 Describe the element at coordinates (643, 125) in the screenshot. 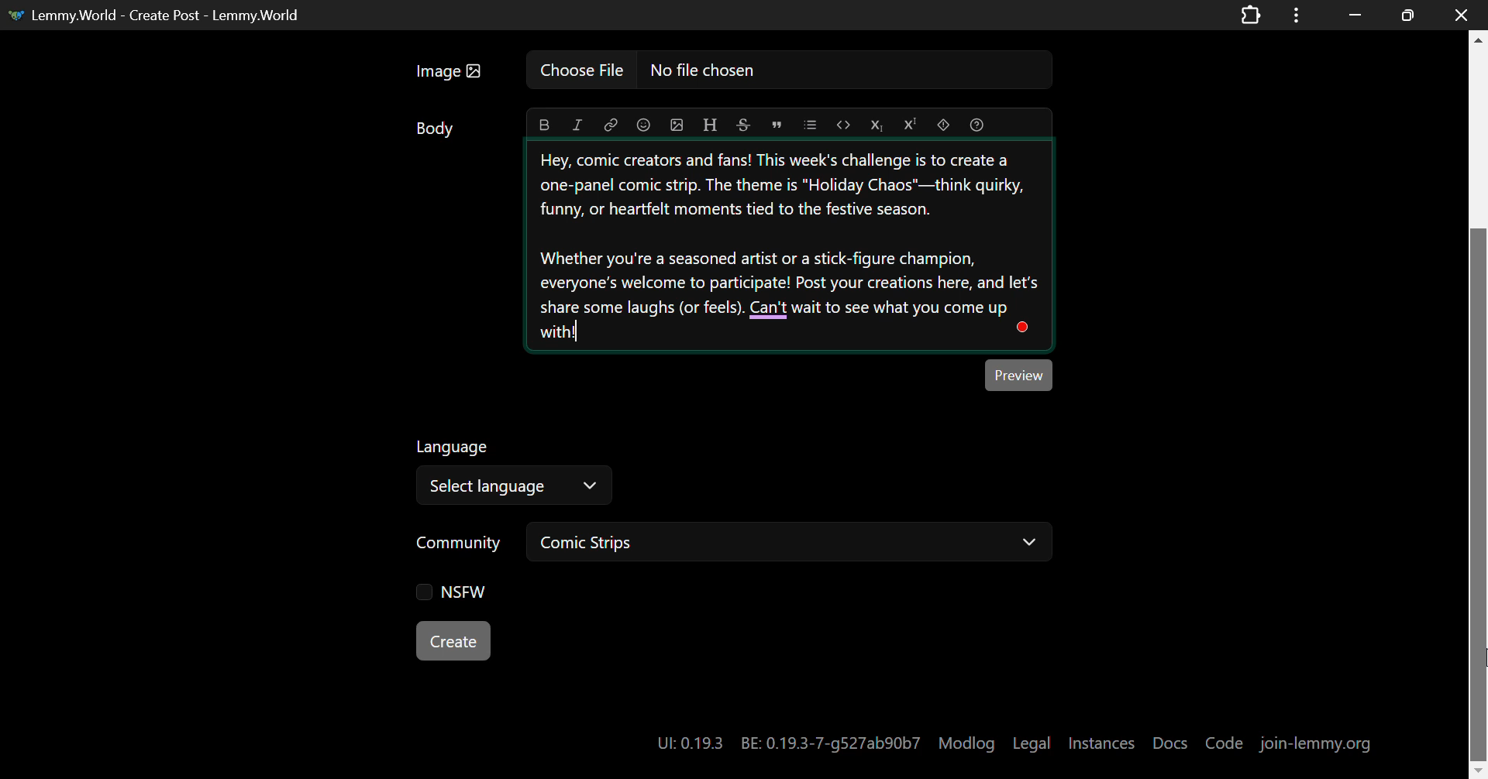

I see `Emoji` at that location.